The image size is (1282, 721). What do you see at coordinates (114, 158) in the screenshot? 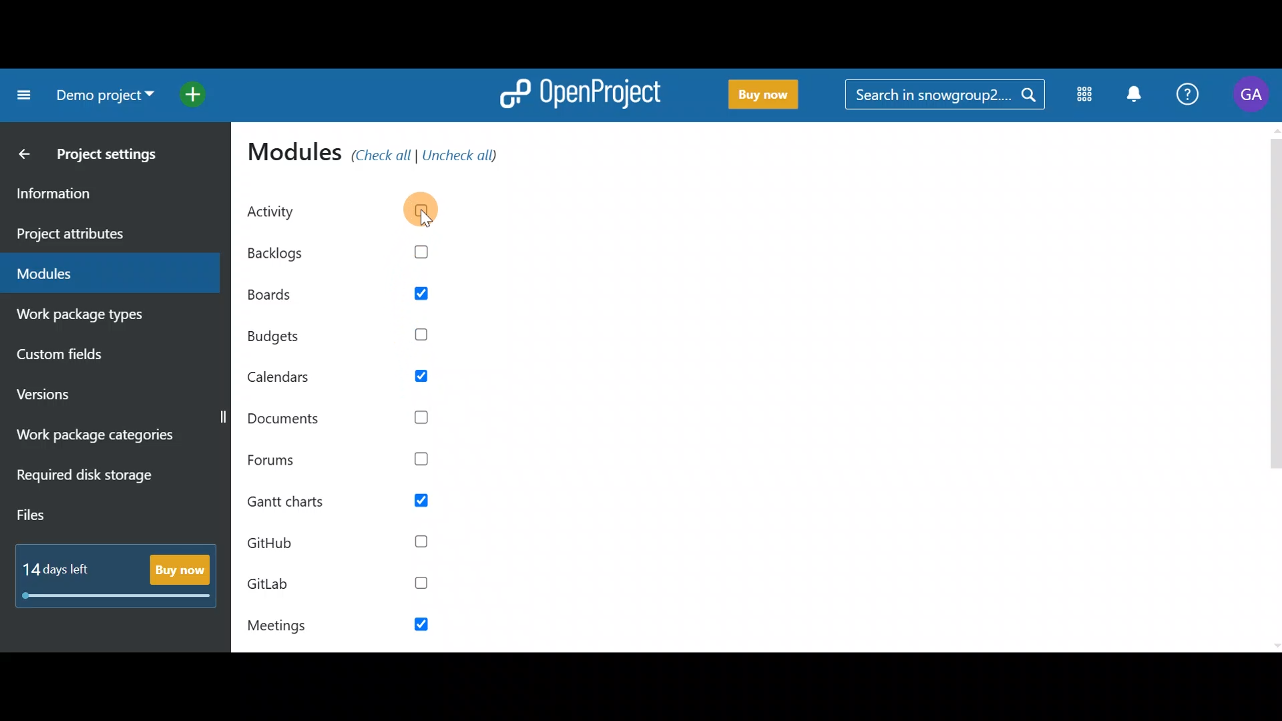
I see `Project settings` at bounding box center [114, 158].